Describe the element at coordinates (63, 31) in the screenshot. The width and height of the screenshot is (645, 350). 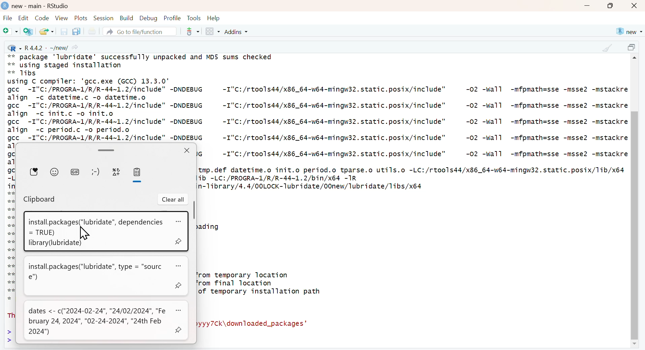
I see `save the current document` at that location.